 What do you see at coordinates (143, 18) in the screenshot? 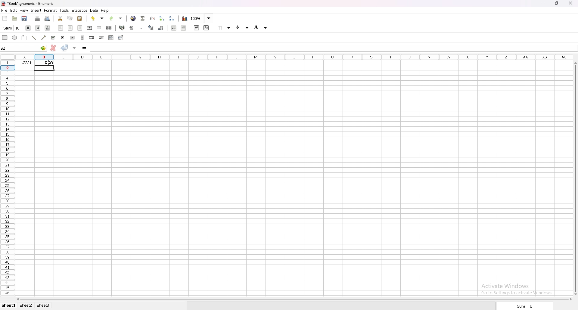
I see `summation` at bounding box center [143, 18].